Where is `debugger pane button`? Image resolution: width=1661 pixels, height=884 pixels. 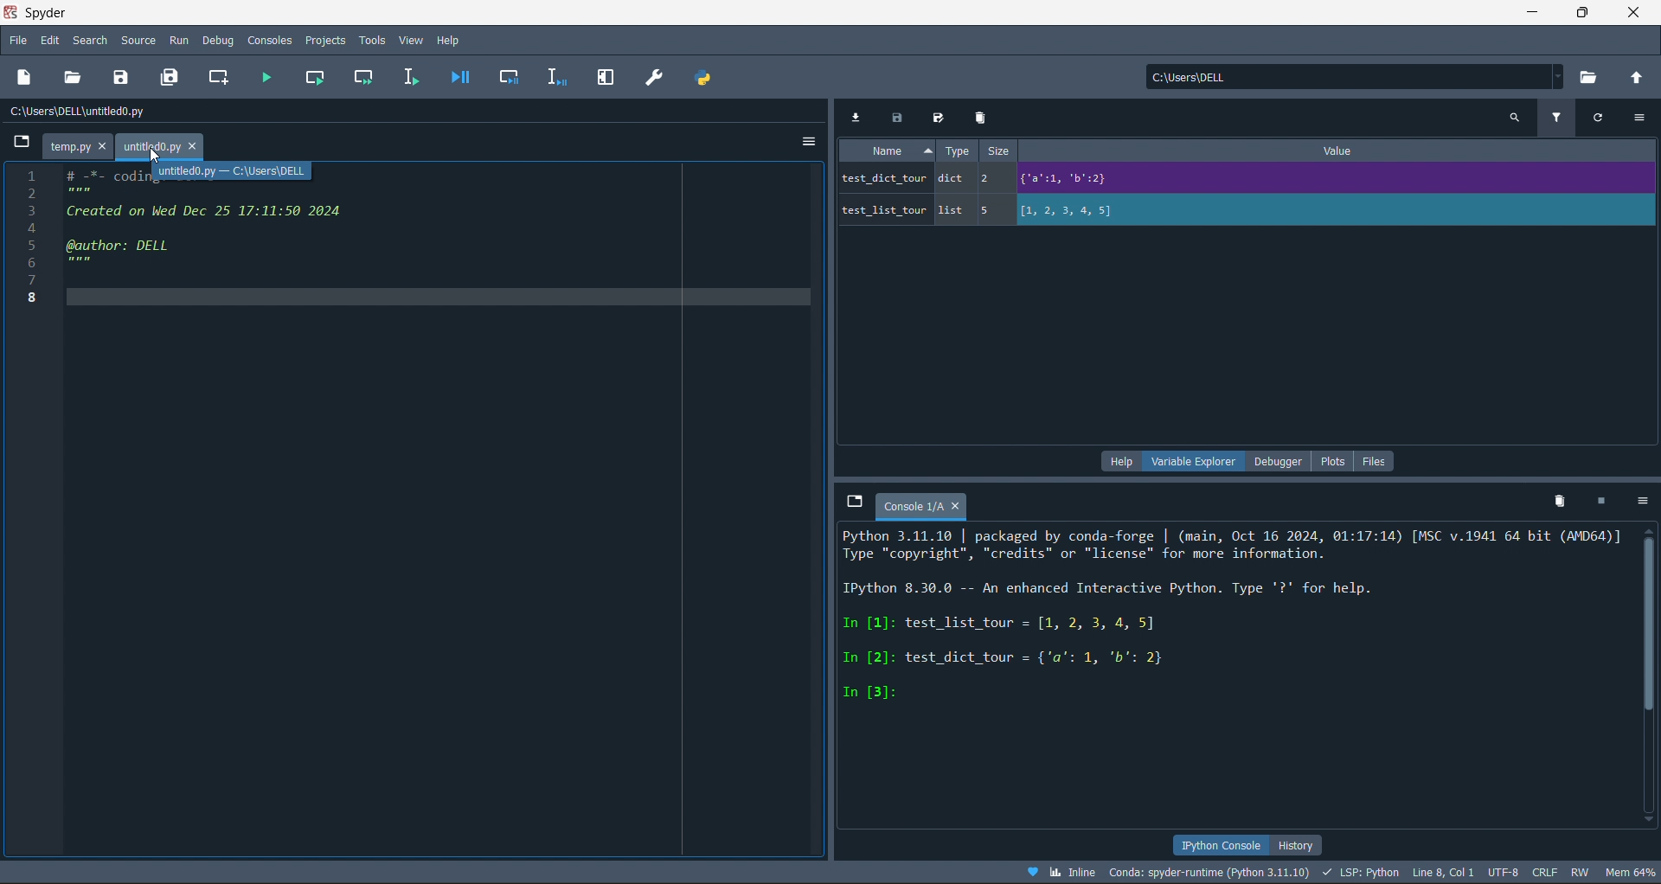
debugger pane button is located at coordinates (1273, 461).